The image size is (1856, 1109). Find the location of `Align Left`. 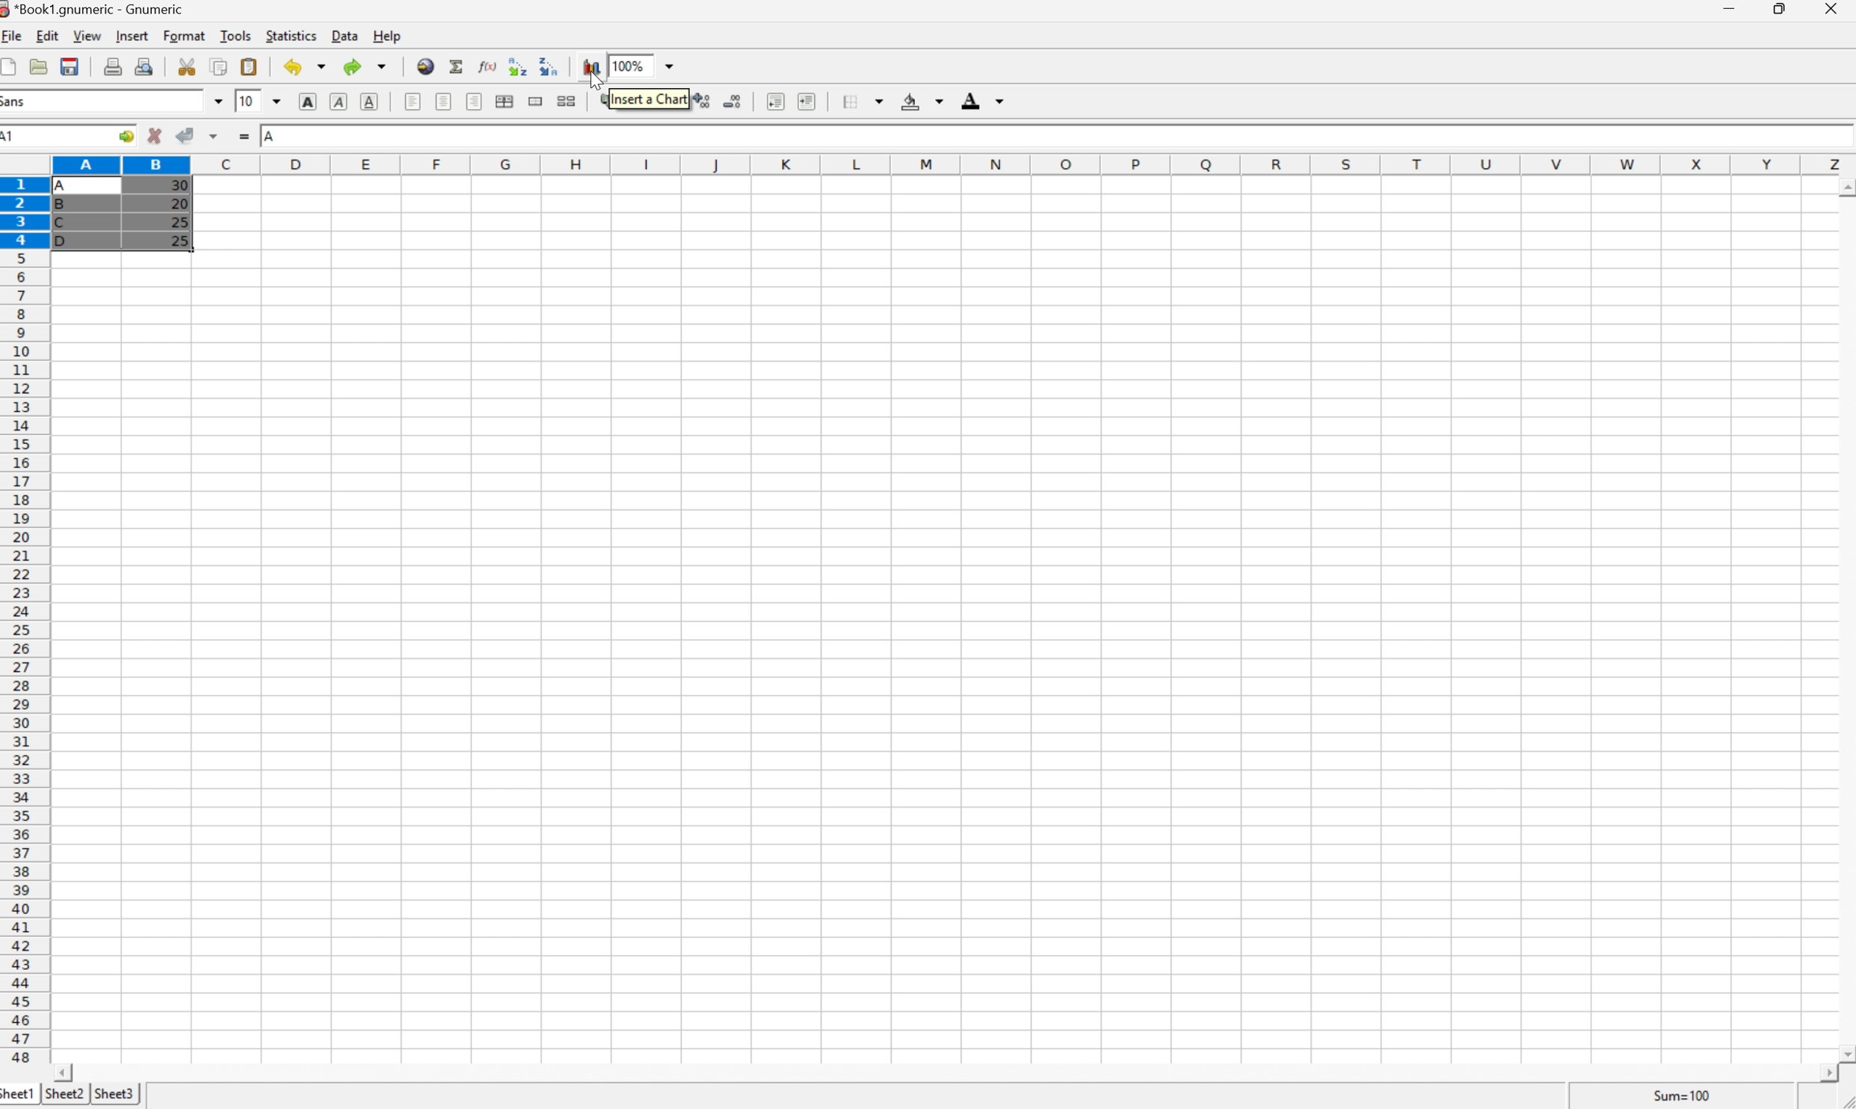

Align Left is located at coordinates (413, 103).